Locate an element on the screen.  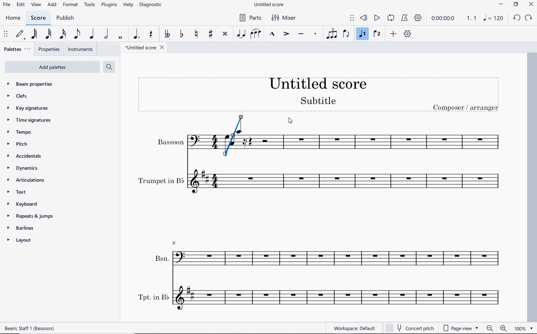
play is located at coordinates (377, 18).